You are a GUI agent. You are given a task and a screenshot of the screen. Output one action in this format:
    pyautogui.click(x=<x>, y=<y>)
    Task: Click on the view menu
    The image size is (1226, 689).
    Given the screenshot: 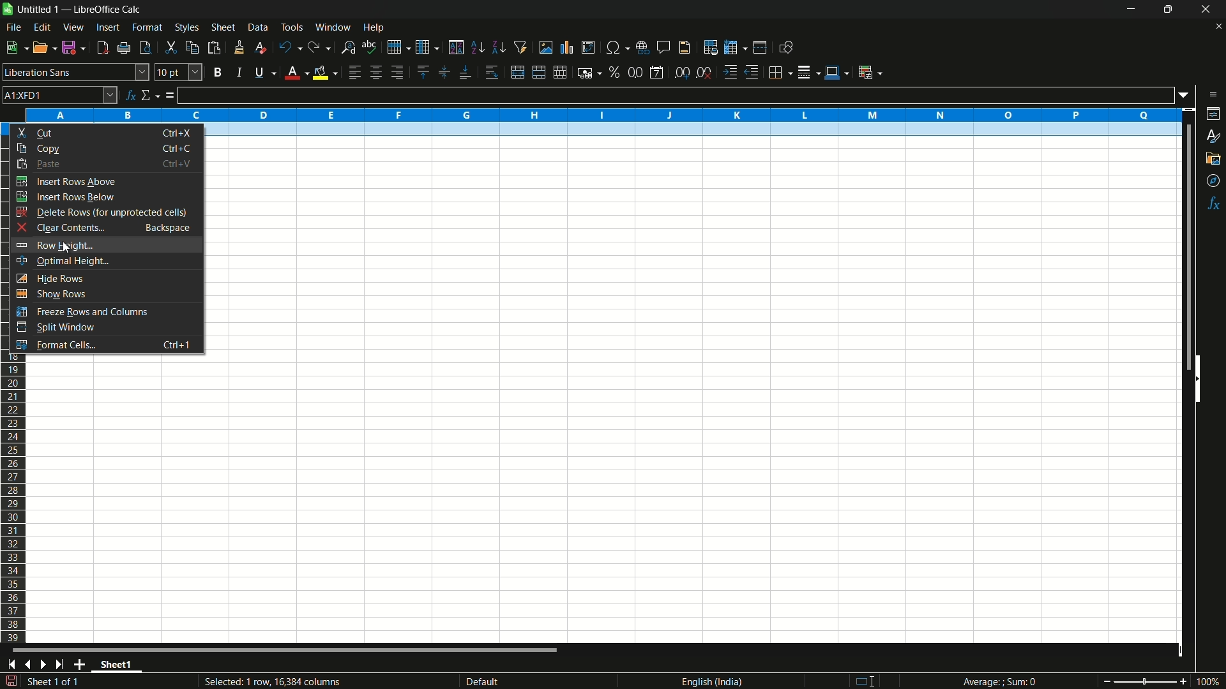 What is the action you would take?
    pyautogui.click(x=74, y=27)
    